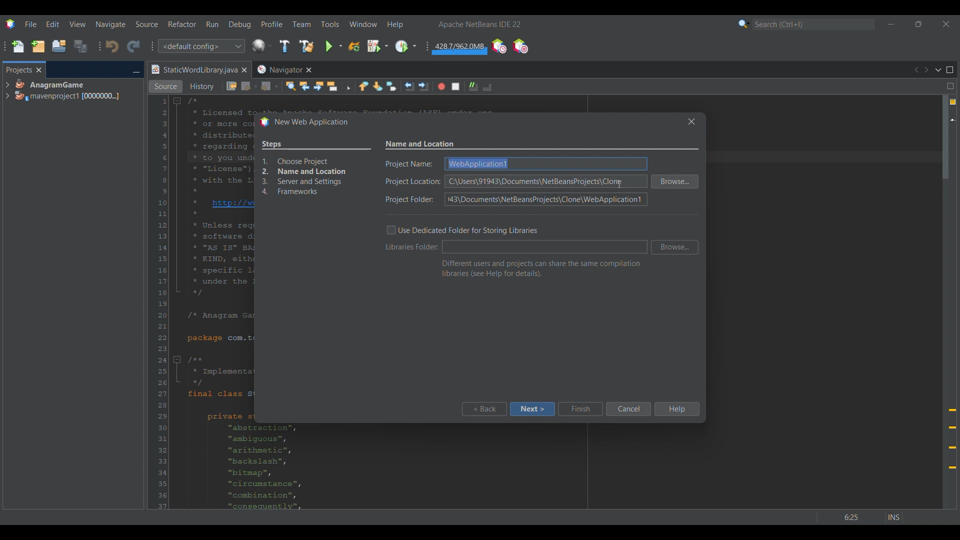  What do you see at coordinates (80, 46) in the screenshot?
I see `Save all` at bounding box center [80, 46].